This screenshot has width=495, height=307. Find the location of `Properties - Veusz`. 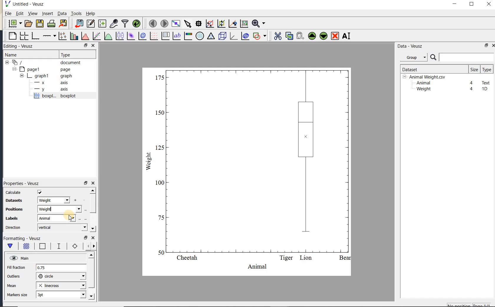

Properties - Veusz is located at coordinates (21, 182).